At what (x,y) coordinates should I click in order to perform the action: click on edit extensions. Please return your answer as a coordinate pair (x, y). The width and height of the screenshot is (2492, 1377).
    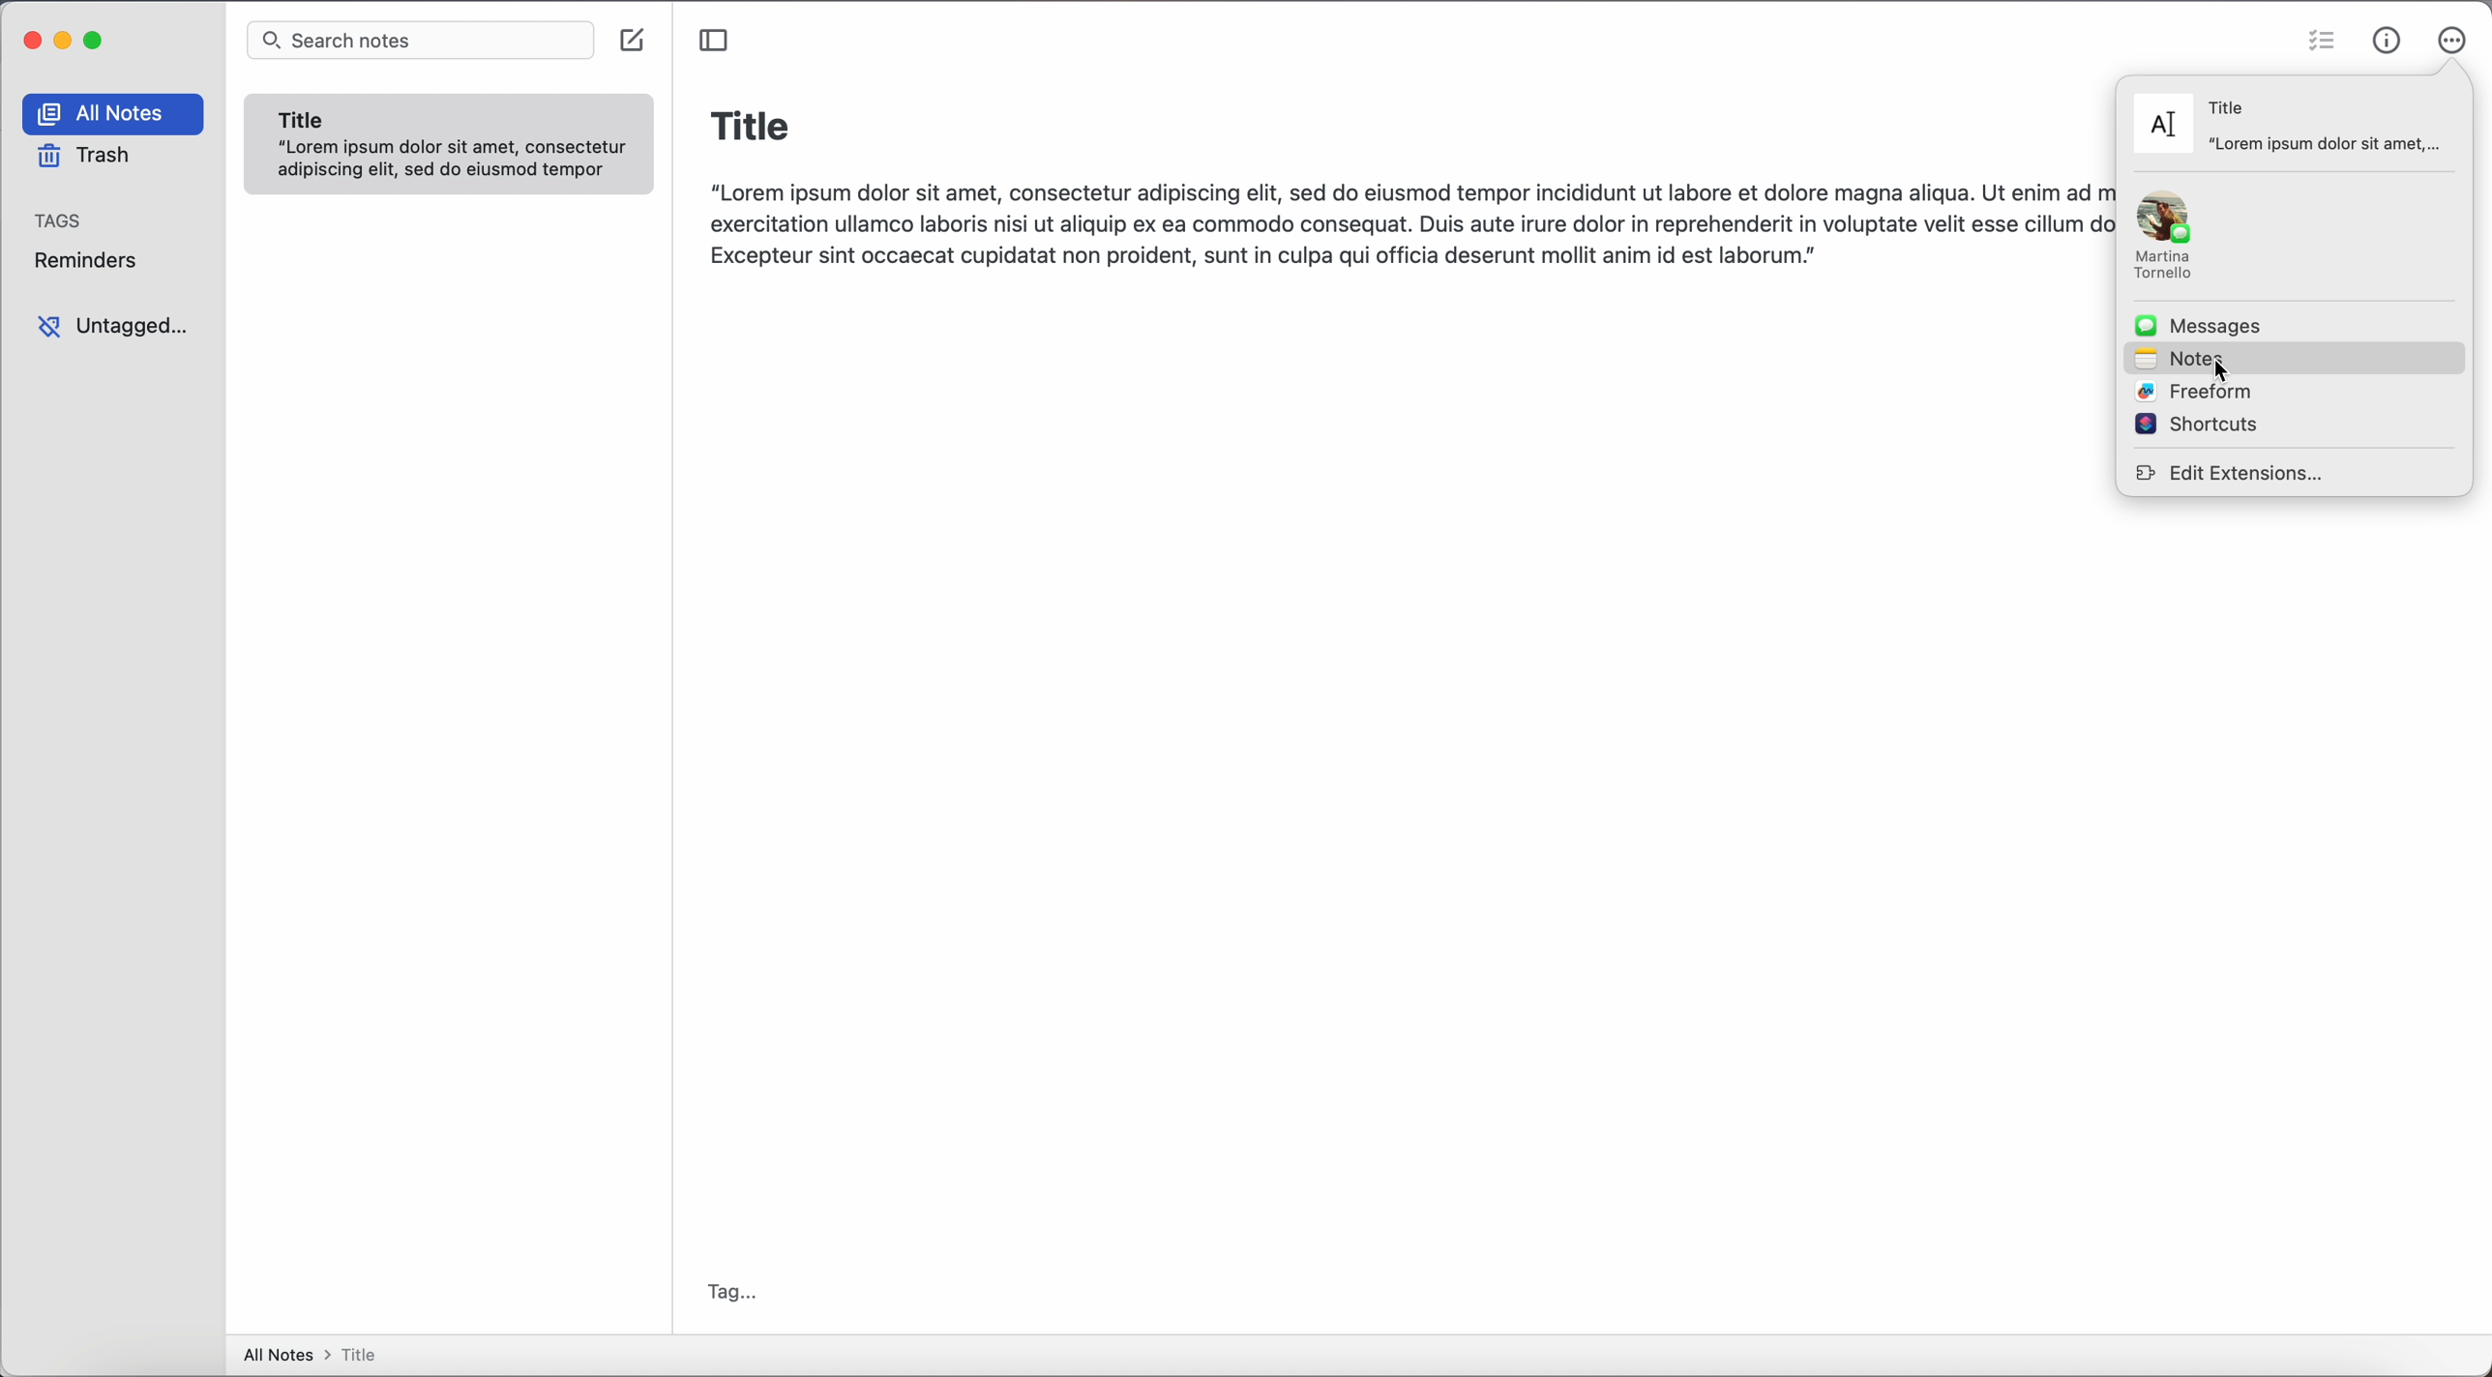
    Looking at the image, I should click on (2234, 471).